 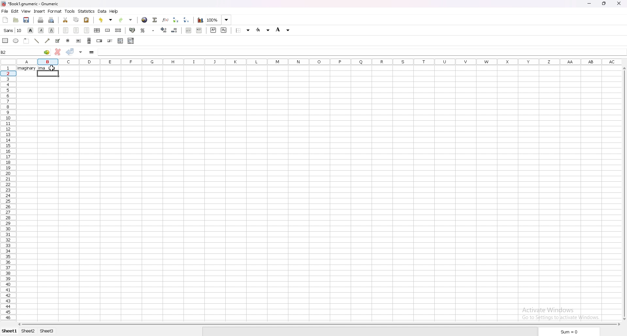 I want to click on chart, so click(x=200, y=20).